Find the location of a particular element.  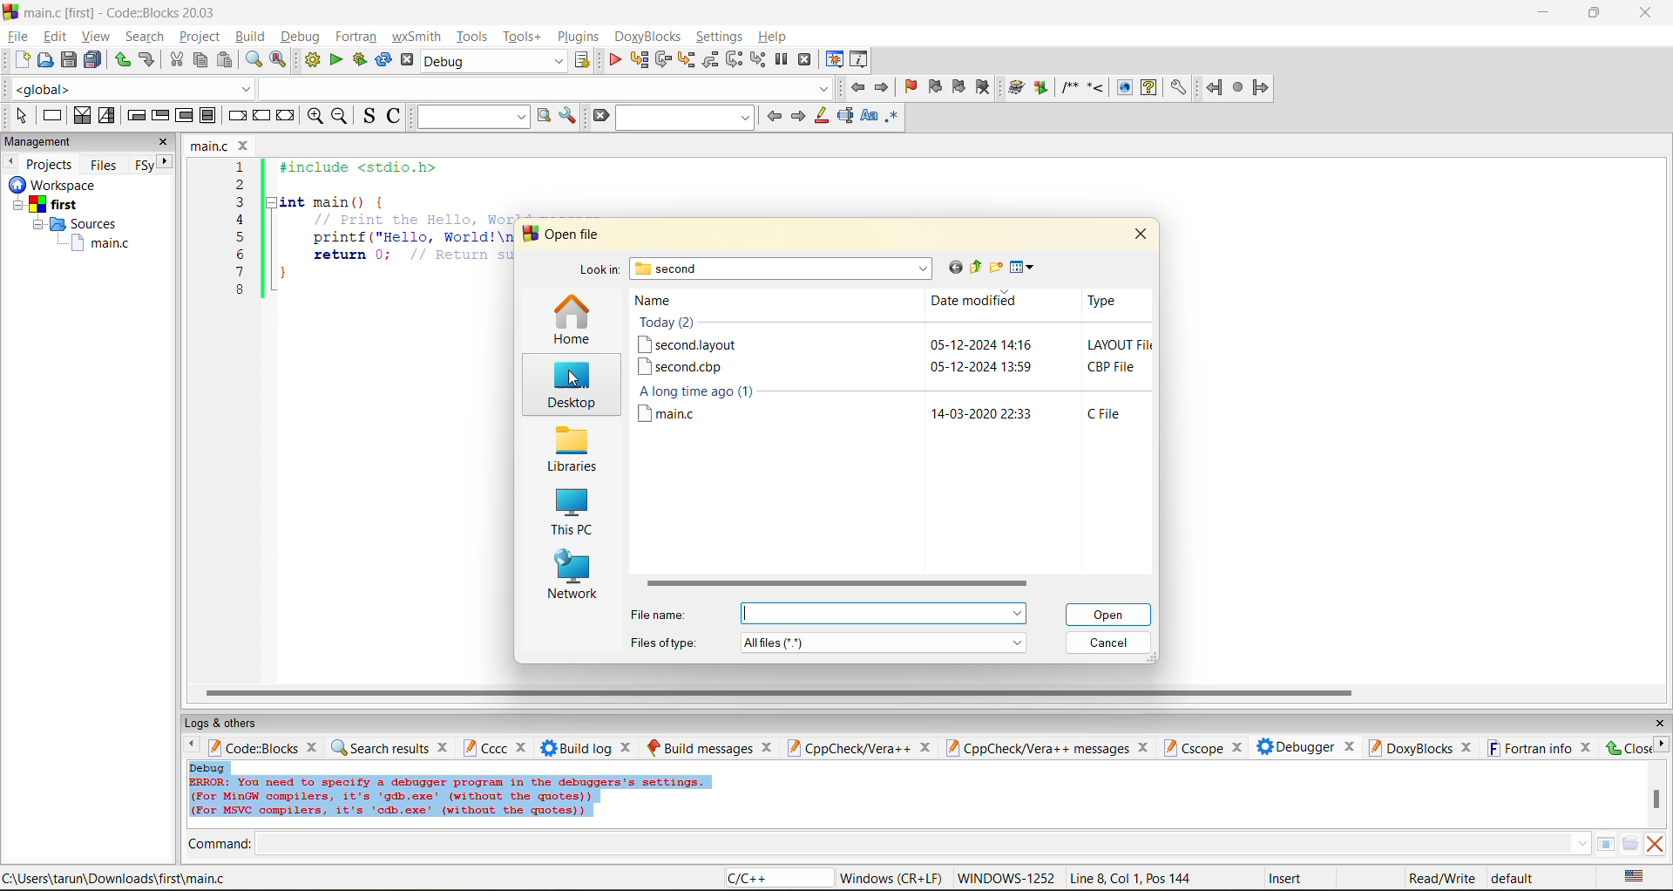

zoom in is located at coordinates (316, 117).